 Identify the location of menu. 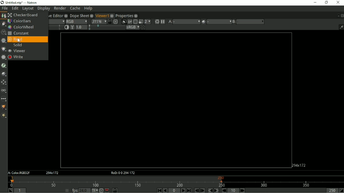
(219, 22).